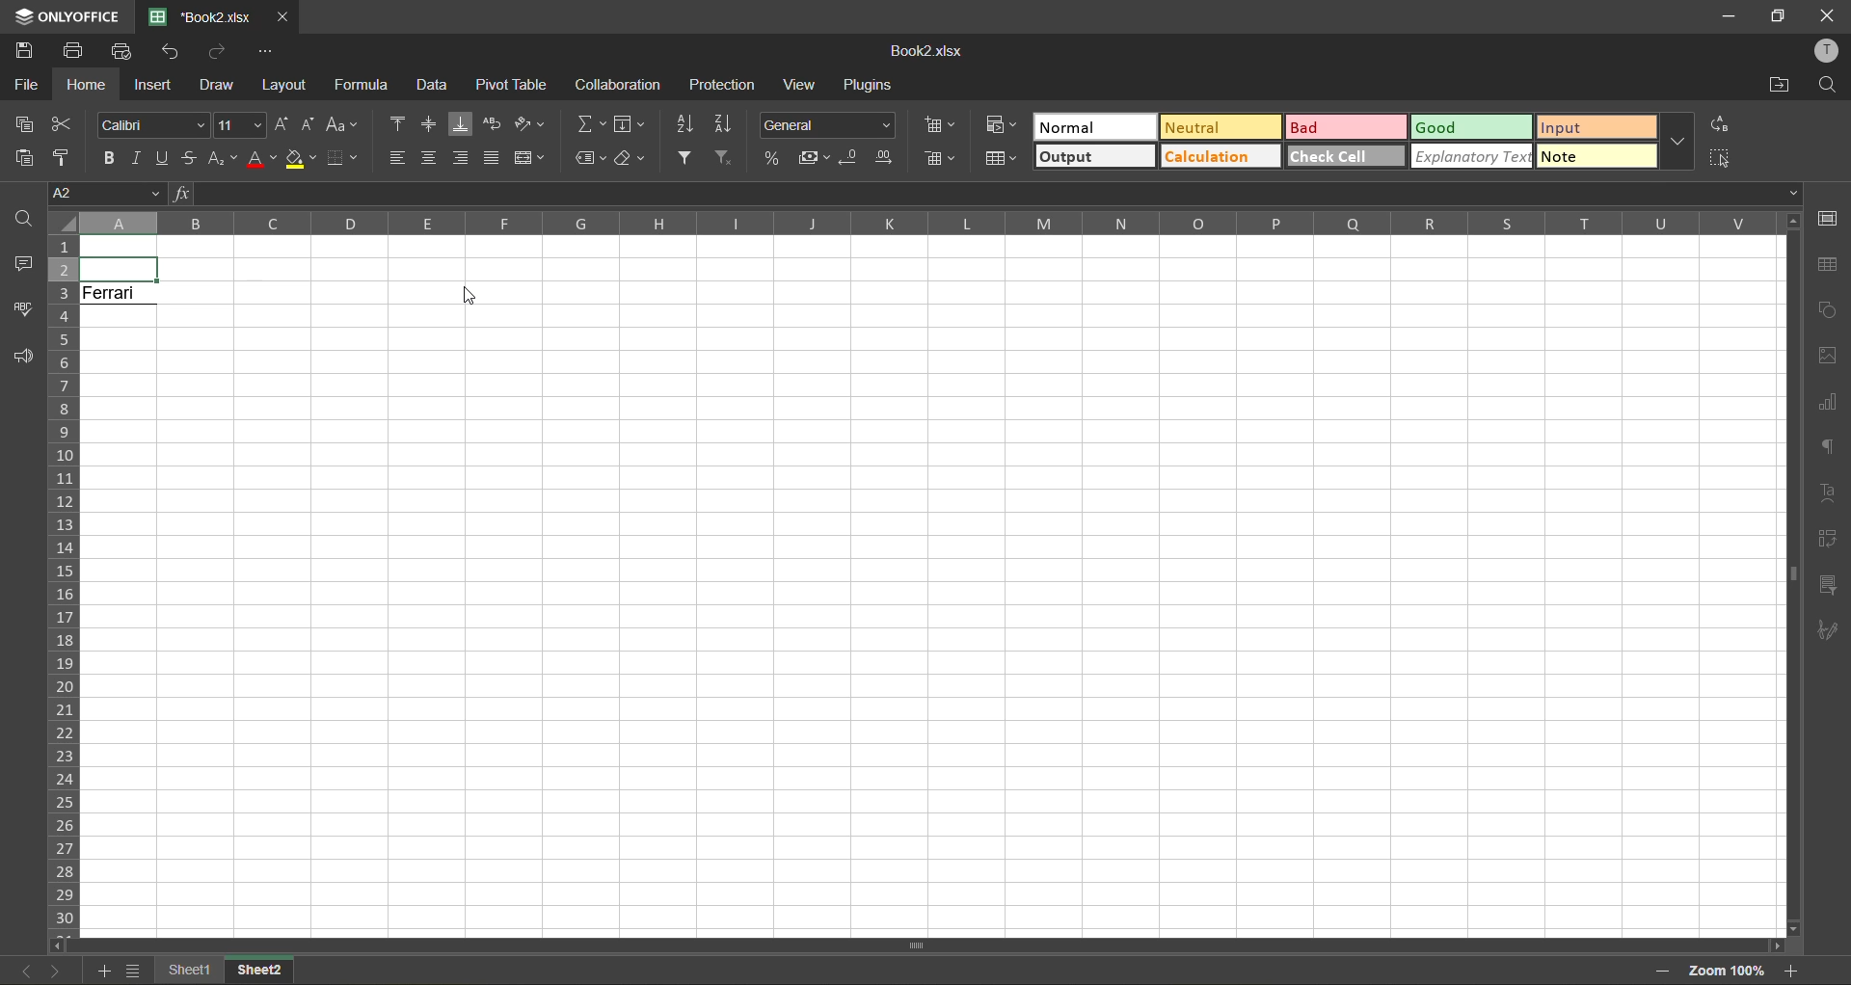  I want to click on replace, so click(1721, 123).